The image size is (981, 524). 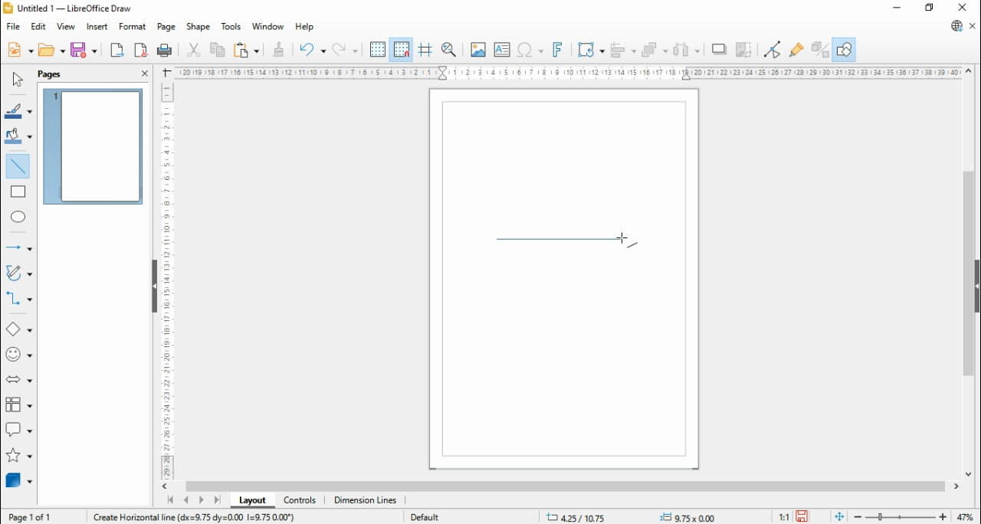 What do you see at coordinates (19, 480) in the screenshot?
I see `3D objects` at bounding box center [19, 480].